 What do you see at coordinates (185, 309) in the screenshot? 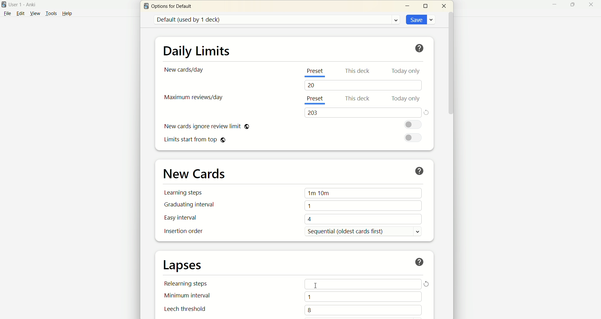
I see `leech threshold` at bounding box center [185, 309].